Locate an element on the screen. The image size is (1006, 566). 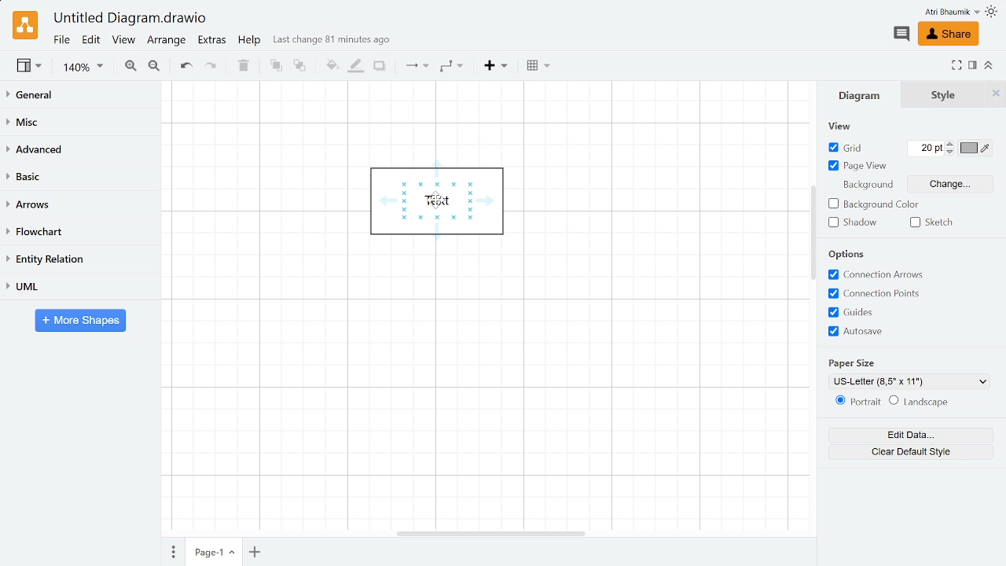
Decrease grid pt is located at coordinates (952, 152).